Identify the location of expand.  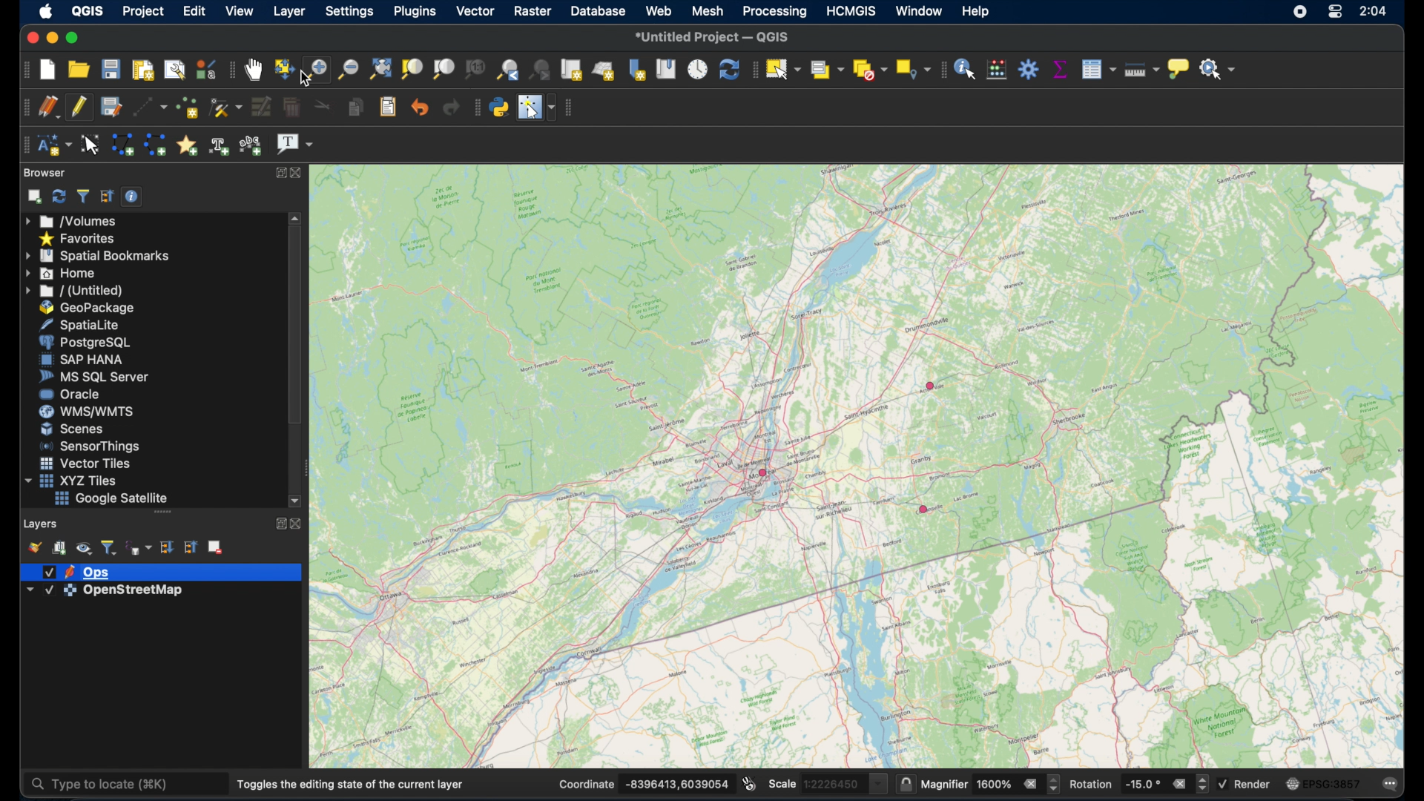
(279, 525).